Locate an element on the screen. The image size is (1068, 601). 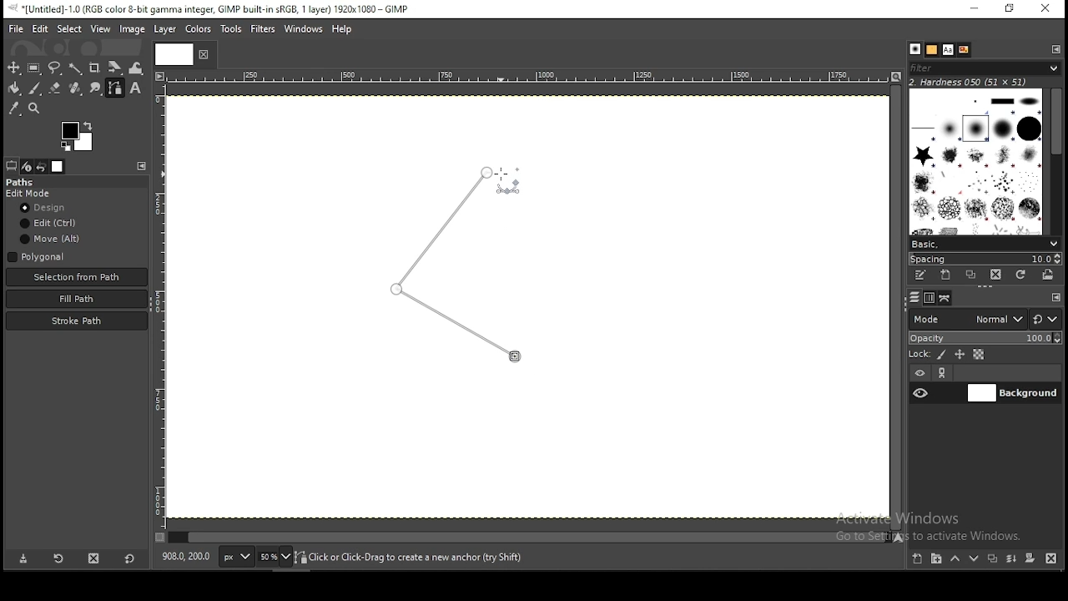
duplicate this brush is located at coordinates (971, 275).